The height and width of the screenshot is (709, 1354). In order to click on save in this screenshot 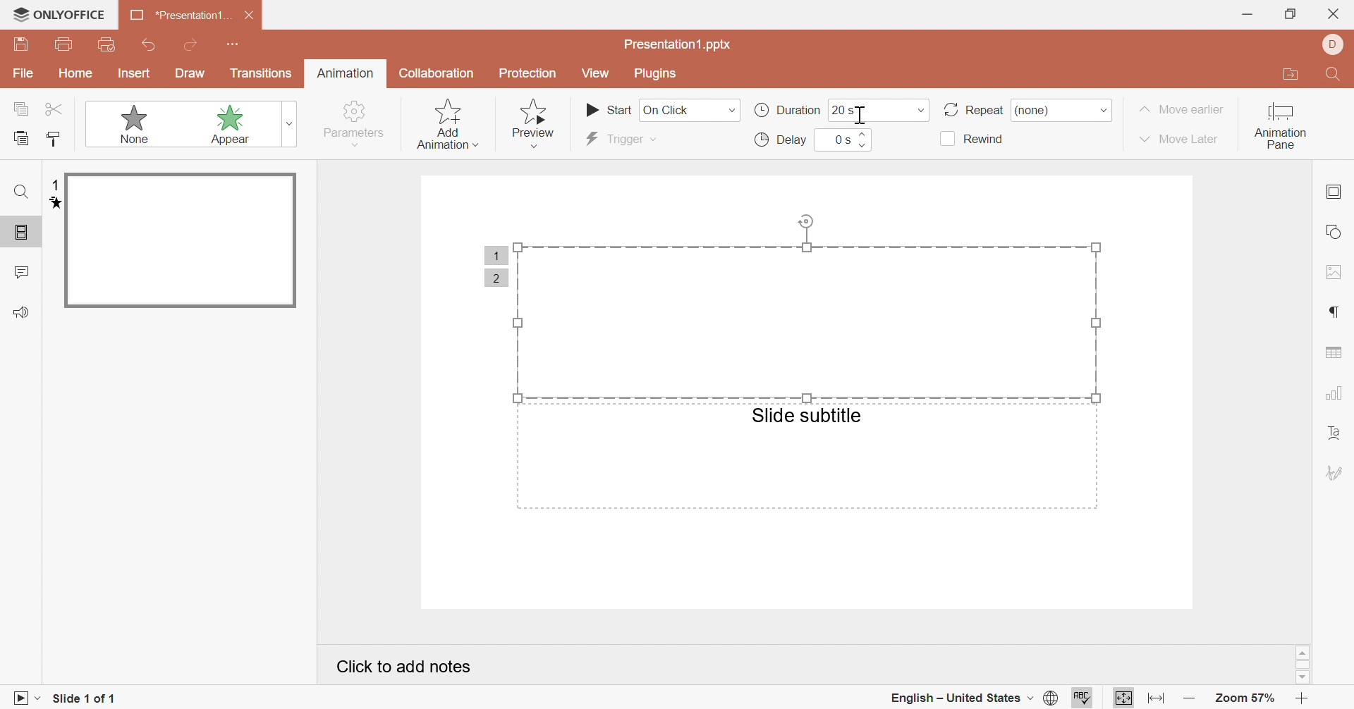, I will do `click(21, 44)`.